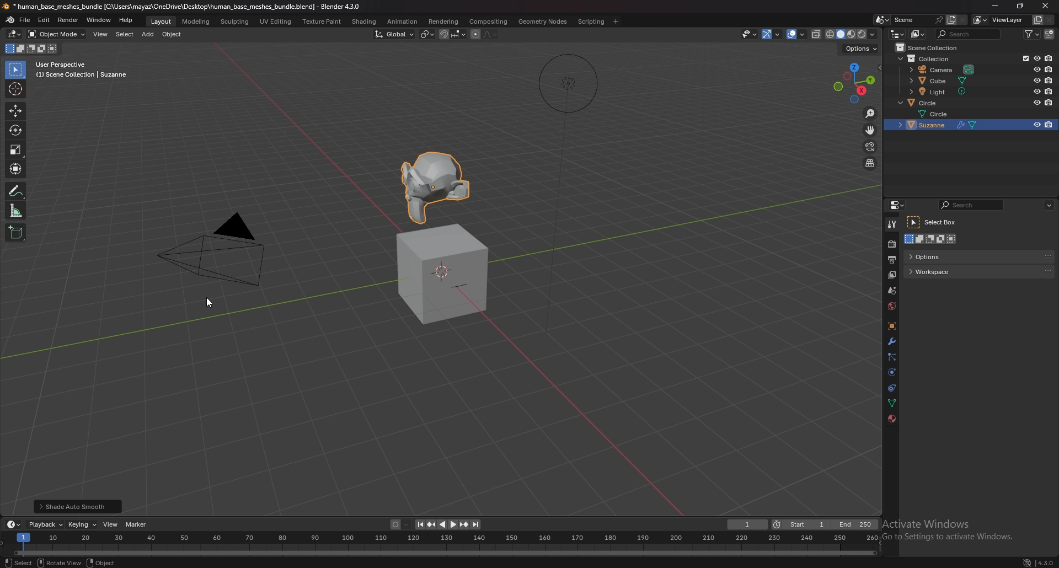 The height and width of the screenshot is (568, 1059). I want to click on playback, so click(45, 525).